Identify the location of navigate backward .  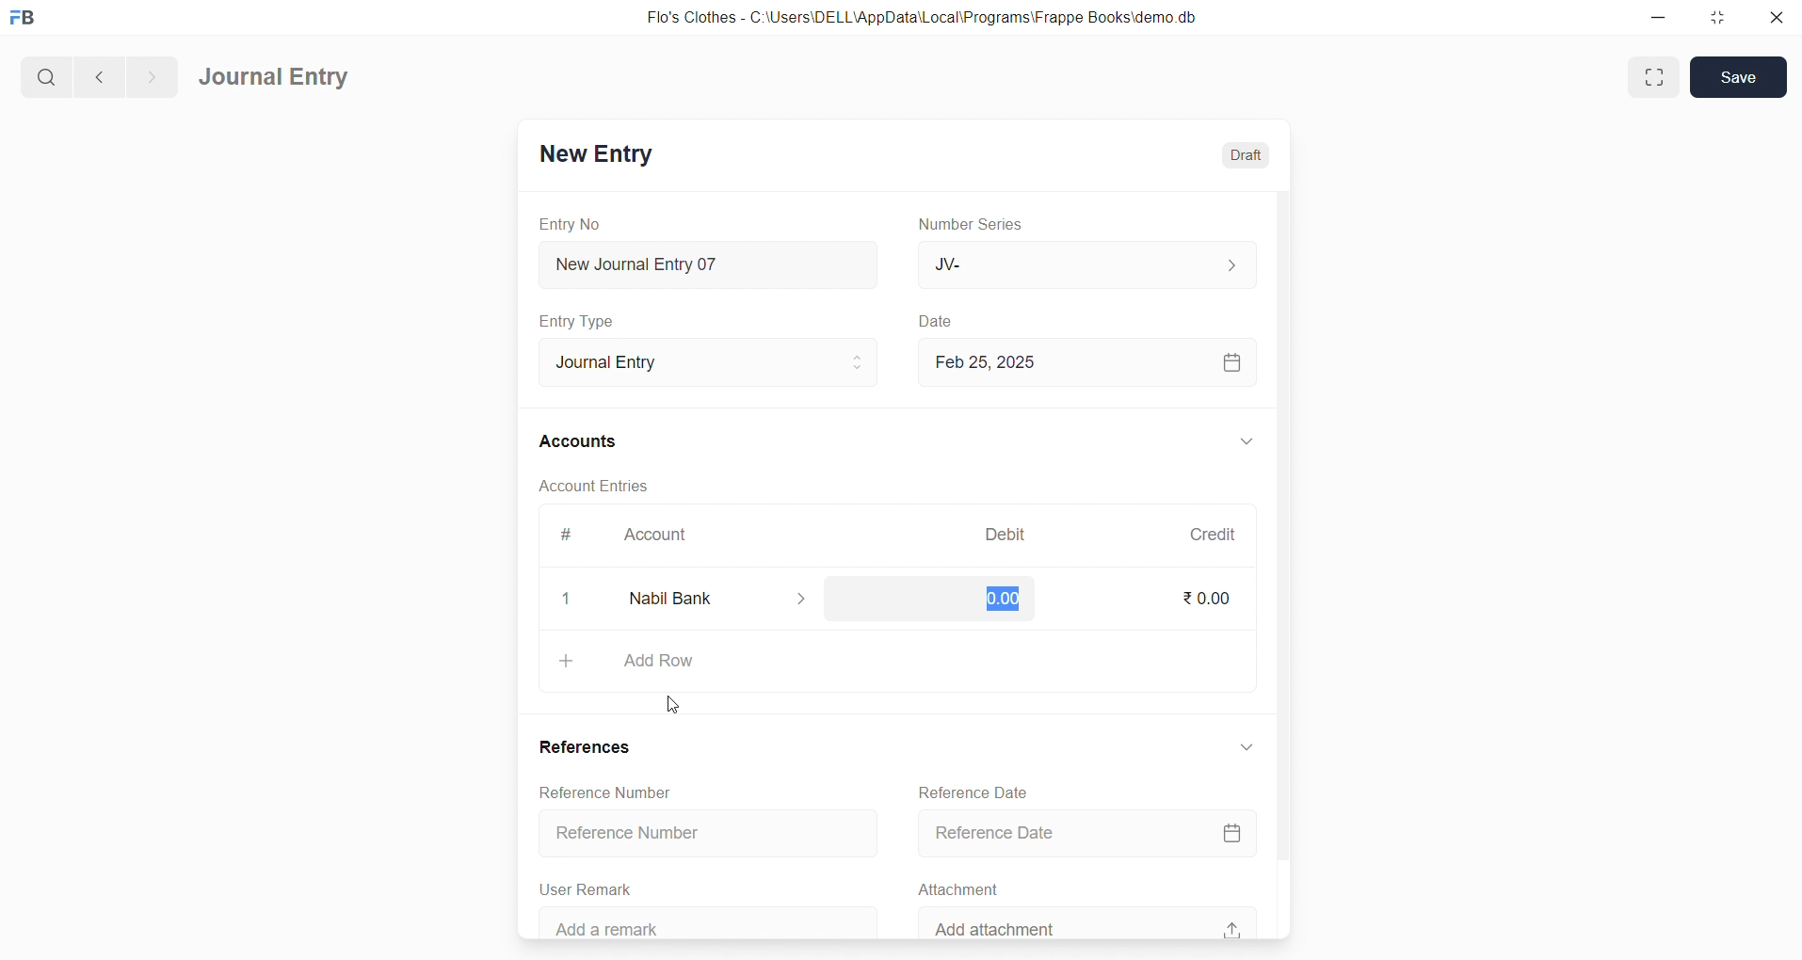
(97, 74).